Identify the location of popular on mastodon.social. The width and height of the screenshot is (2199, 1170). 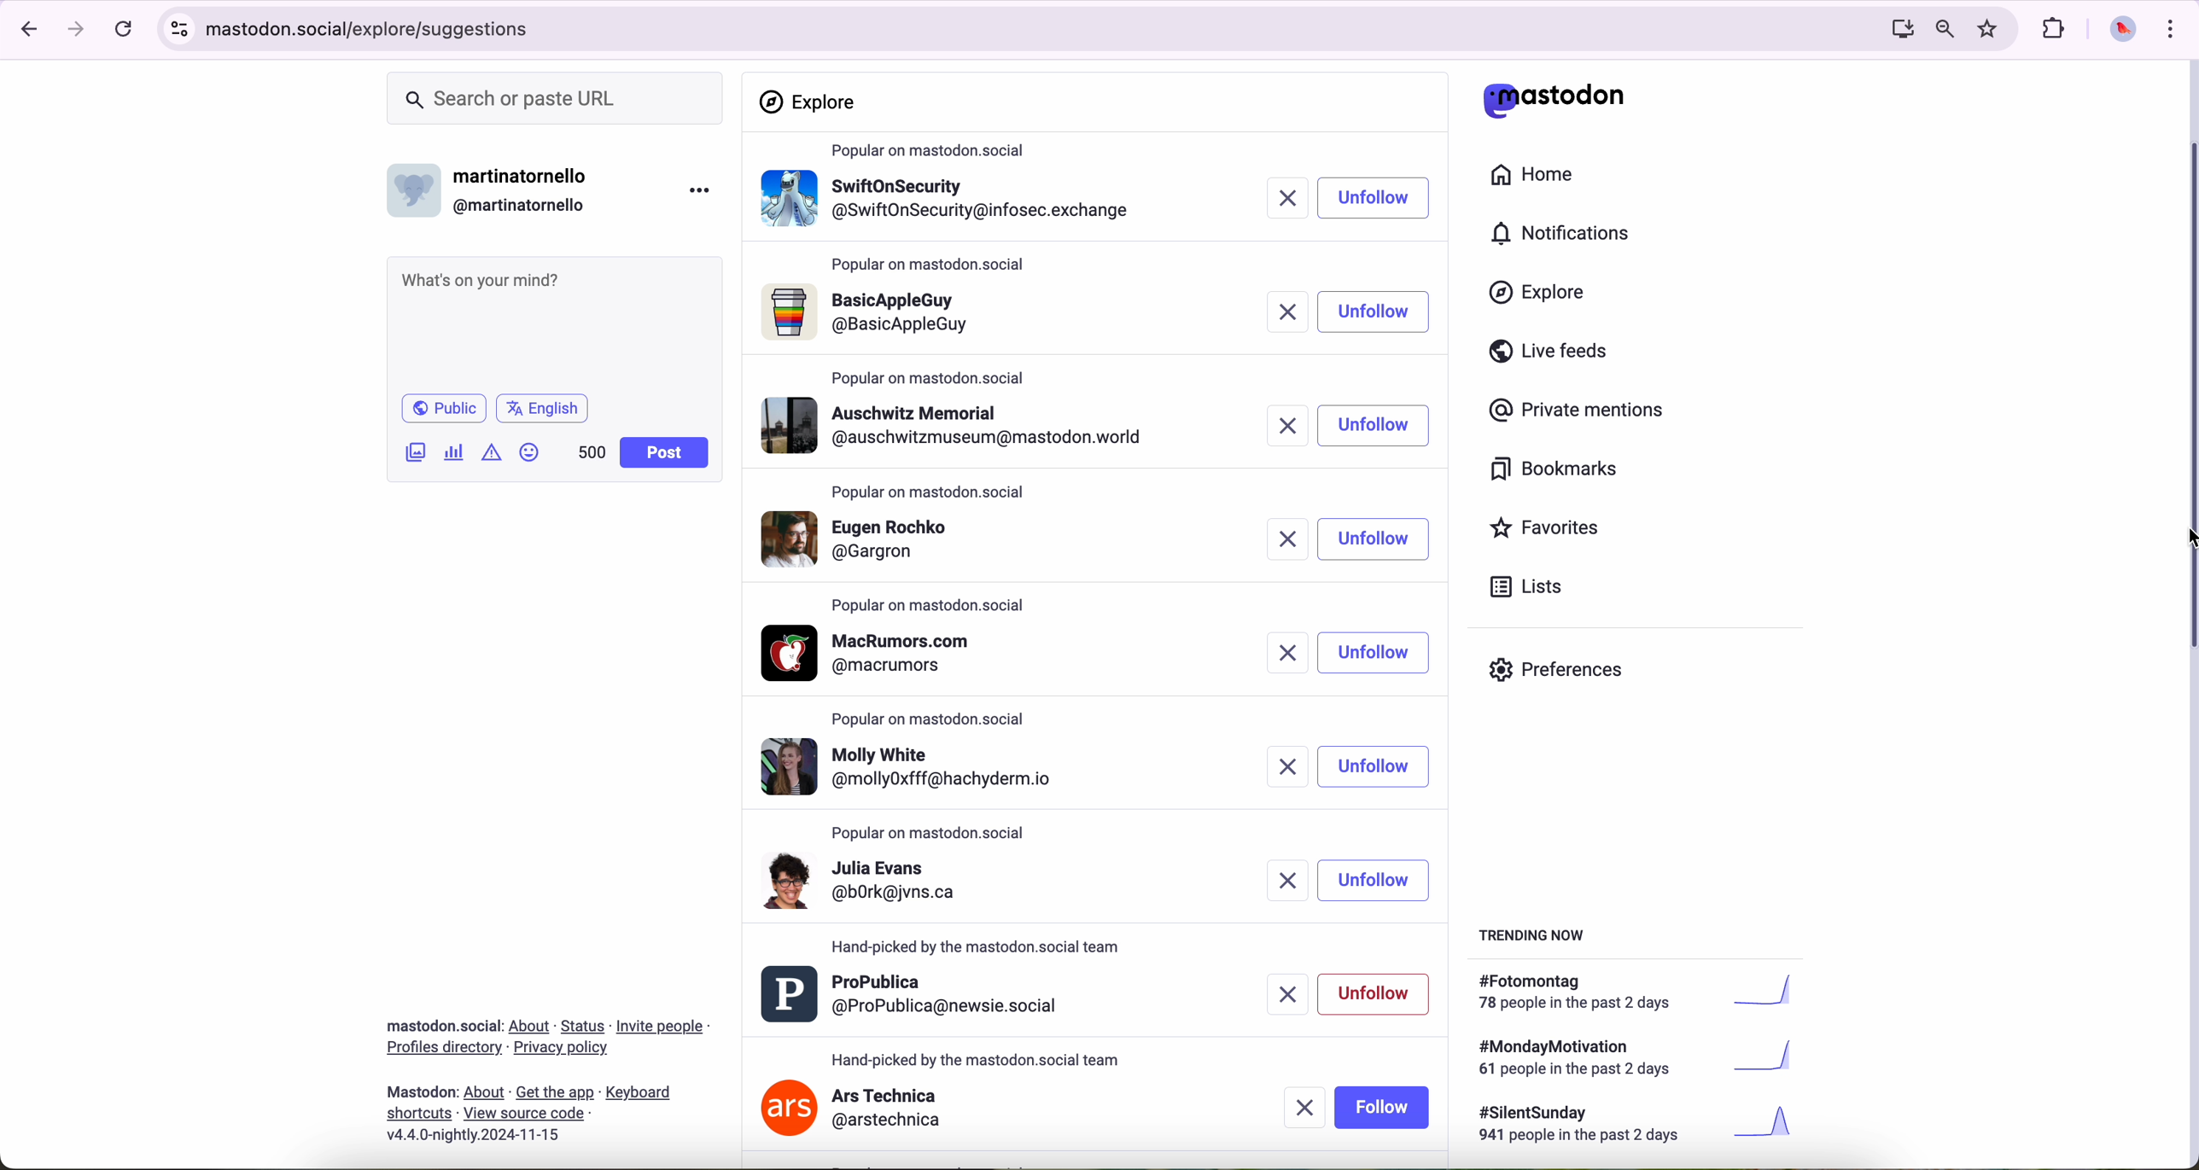
(978, 947).